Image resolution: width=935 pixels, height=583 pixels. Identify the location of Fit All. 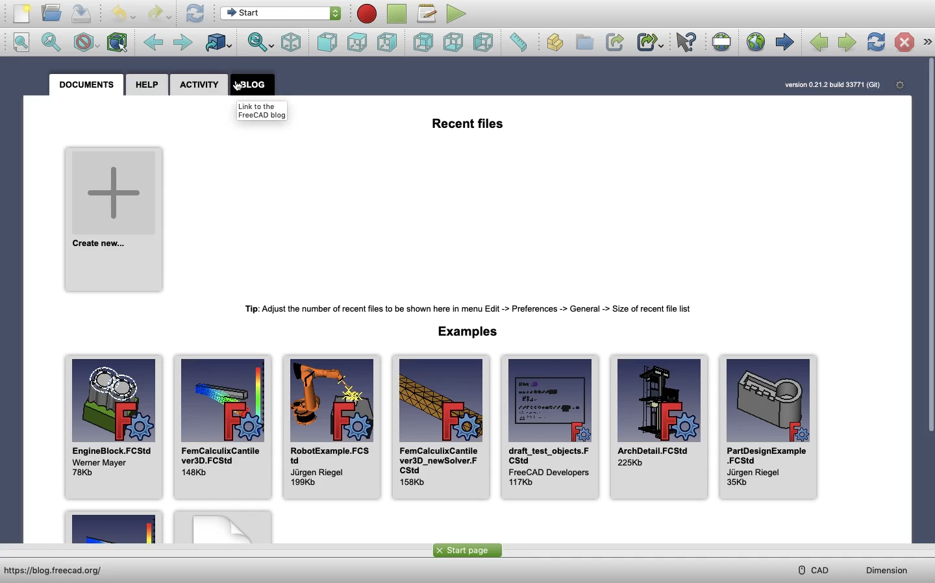
(51, 42).